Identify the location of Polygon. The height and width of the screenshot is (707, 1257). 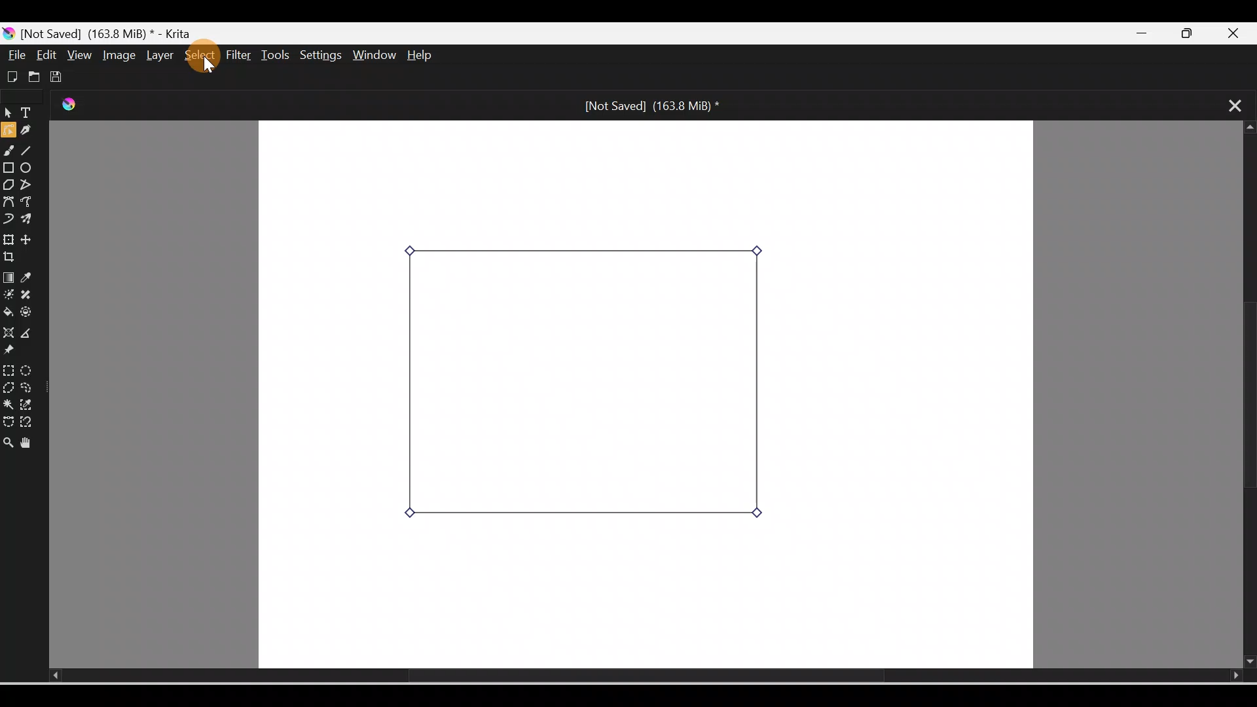
(8, 185).